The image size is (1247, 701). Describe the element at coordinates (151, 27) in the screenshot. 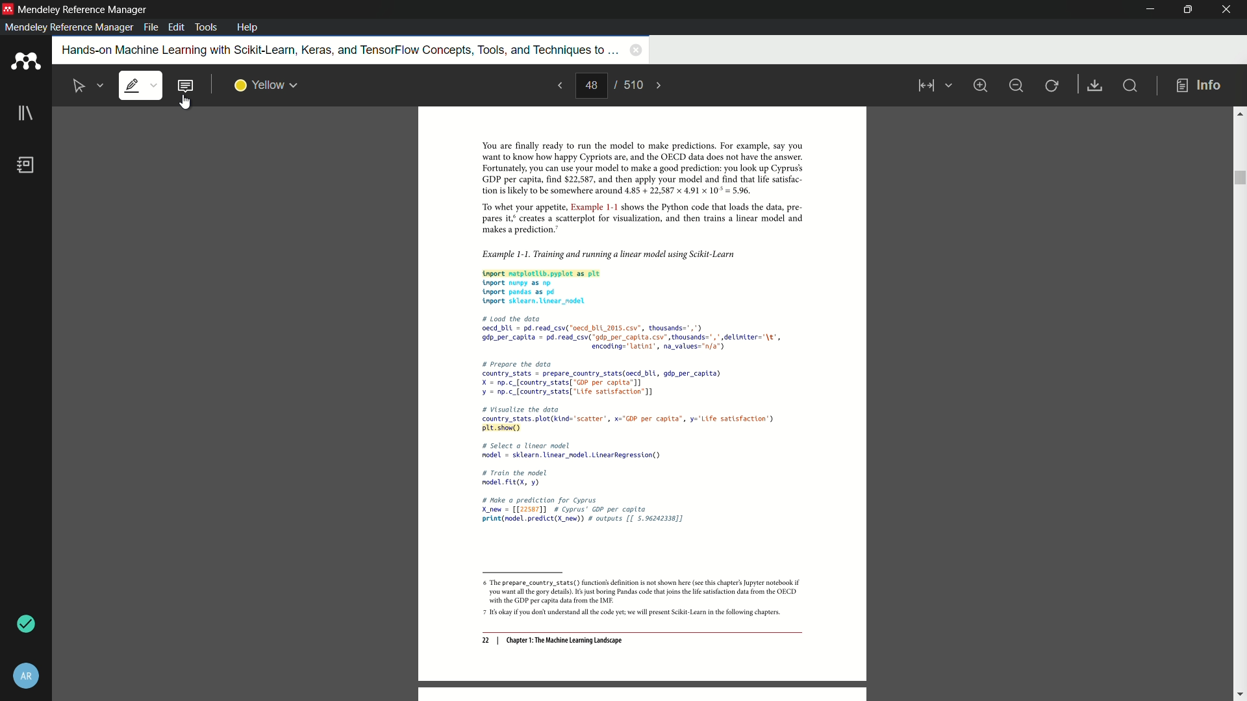

I see `file menu` at that location.